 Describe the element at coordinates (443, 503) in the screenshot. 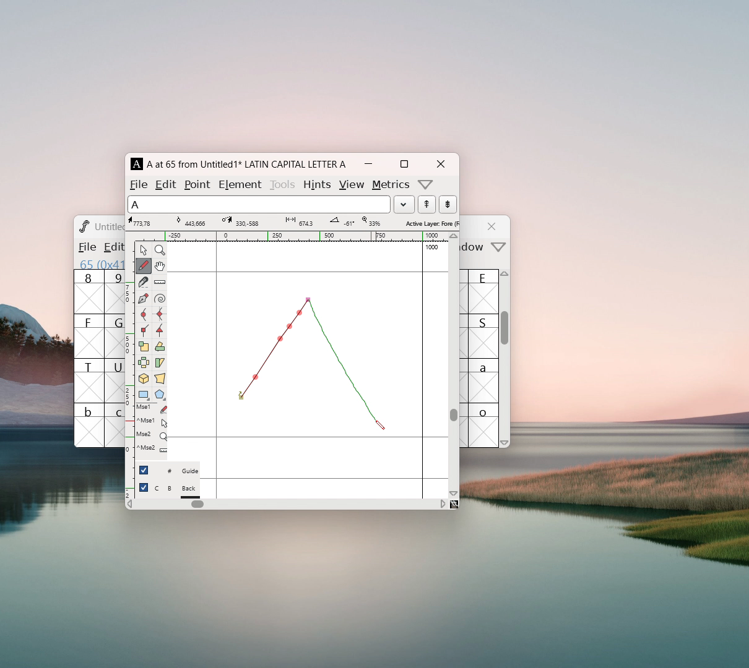

I see `scroll right` at that location.